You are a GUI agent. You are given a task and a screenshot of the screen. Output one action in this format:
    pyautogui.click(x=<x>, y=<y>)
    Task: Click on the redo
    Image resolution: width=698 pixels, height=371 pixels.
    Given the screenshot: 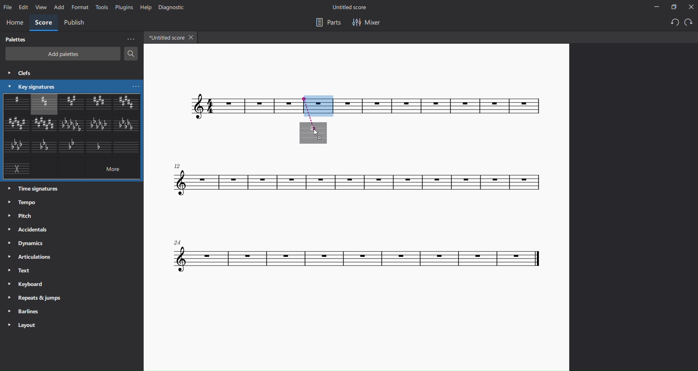 What is the action you would take?
    pyautogui.click(x=688, y=22)
    